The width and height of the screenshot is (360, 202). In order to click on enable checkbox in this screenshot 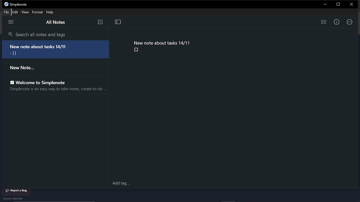, I will do `click(10, 81)`.